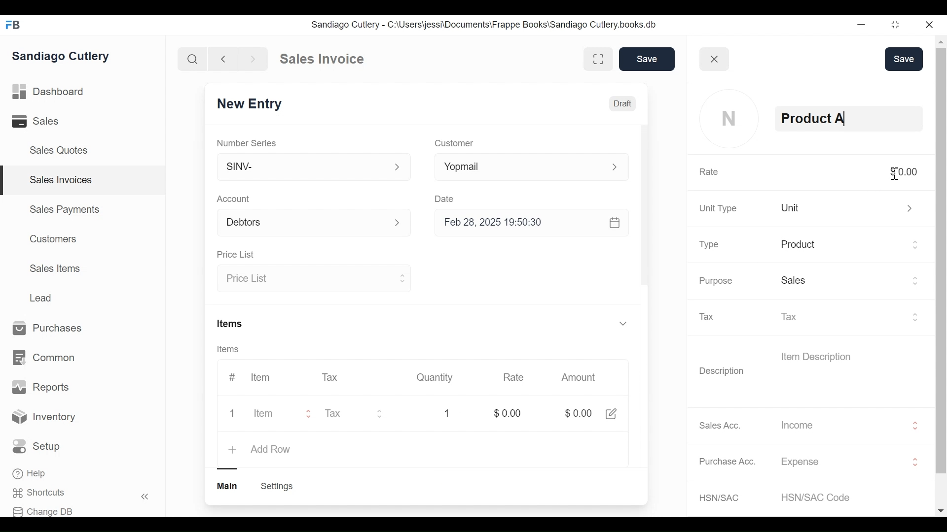  What do you see at coordinates (821, 497) in the screenshot?
I see `HSN/SAC Code` at bounding box center [821, 497].